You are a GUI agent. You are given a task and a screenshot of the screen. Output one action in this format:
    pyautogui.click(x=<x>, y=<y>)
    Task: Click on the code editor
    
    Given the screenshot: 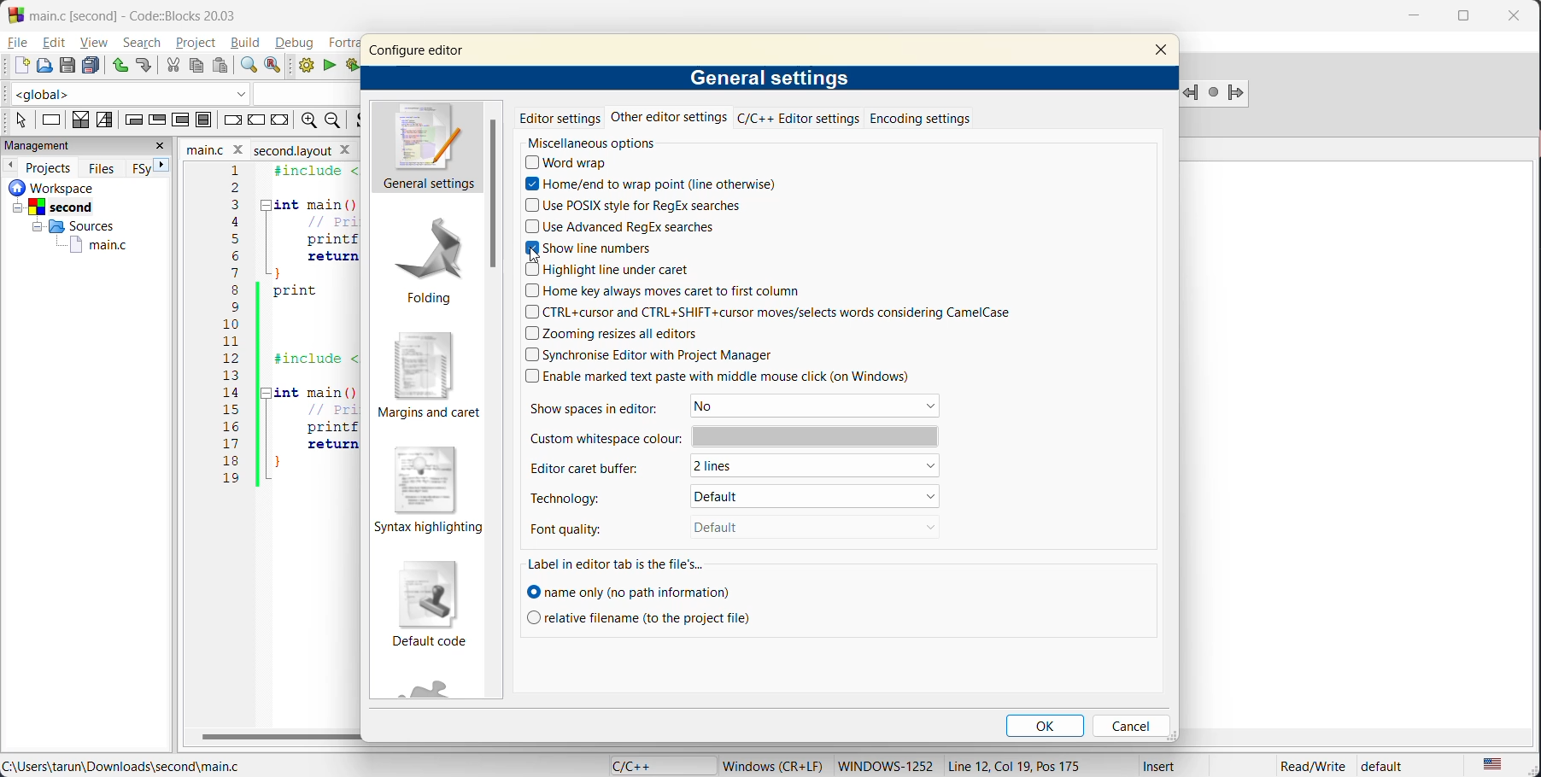 What is the action you would take?
    pyautogui.click(x=267, y=337)
    